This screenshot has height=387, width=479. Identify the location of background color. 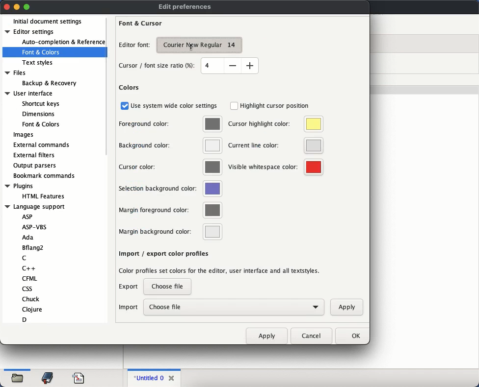
(170, 145).